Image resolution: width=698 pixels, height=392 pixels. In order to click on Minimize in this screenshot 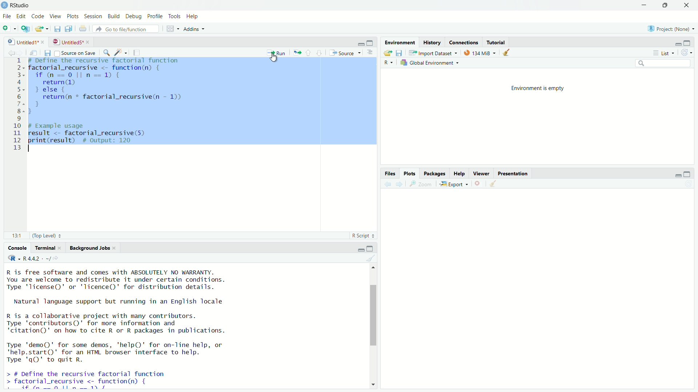, I will do `click(677, 44)`.